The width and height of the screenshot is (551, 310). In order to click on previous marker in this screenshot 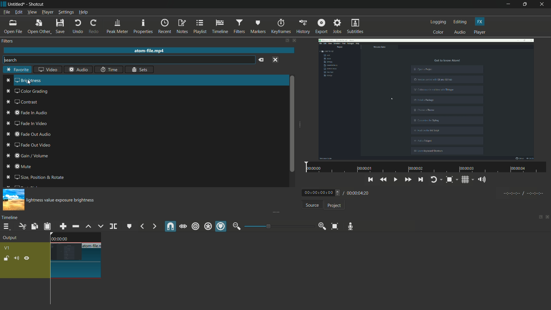, I will do `click(142, 226)`.